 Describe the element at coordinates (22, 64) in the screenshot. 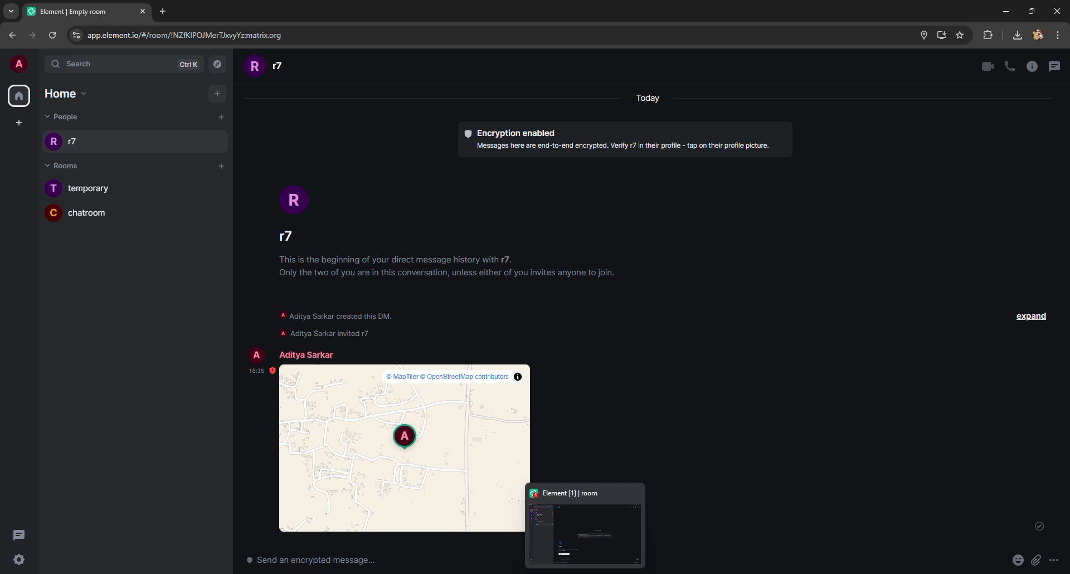

I see `account` at that location.